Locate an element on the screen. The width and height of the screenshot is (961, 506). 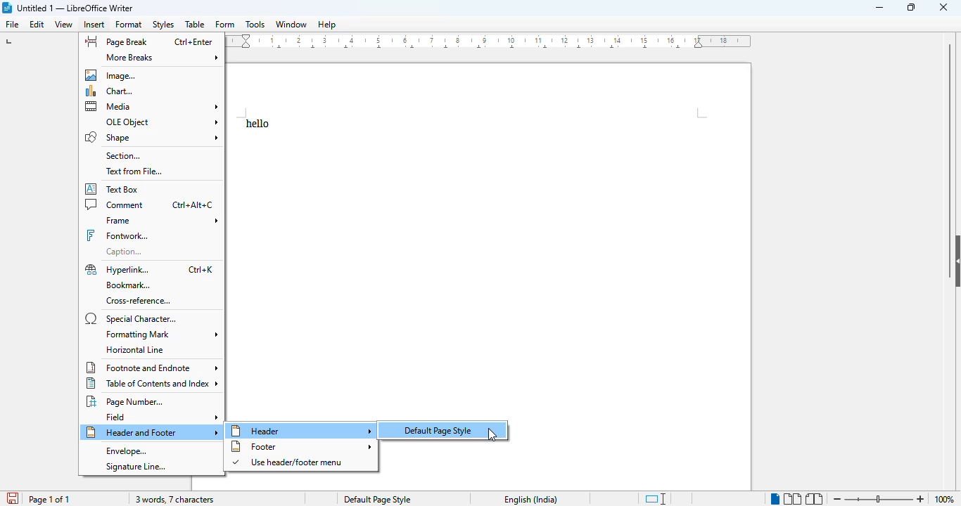
section is located at coordinates (124, 156).